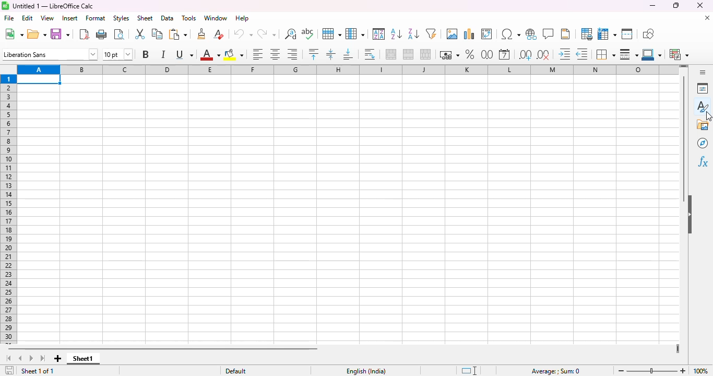  Describe the element at coordinates (648, 34) in the screenshot. I see `show draw functions` at that location.